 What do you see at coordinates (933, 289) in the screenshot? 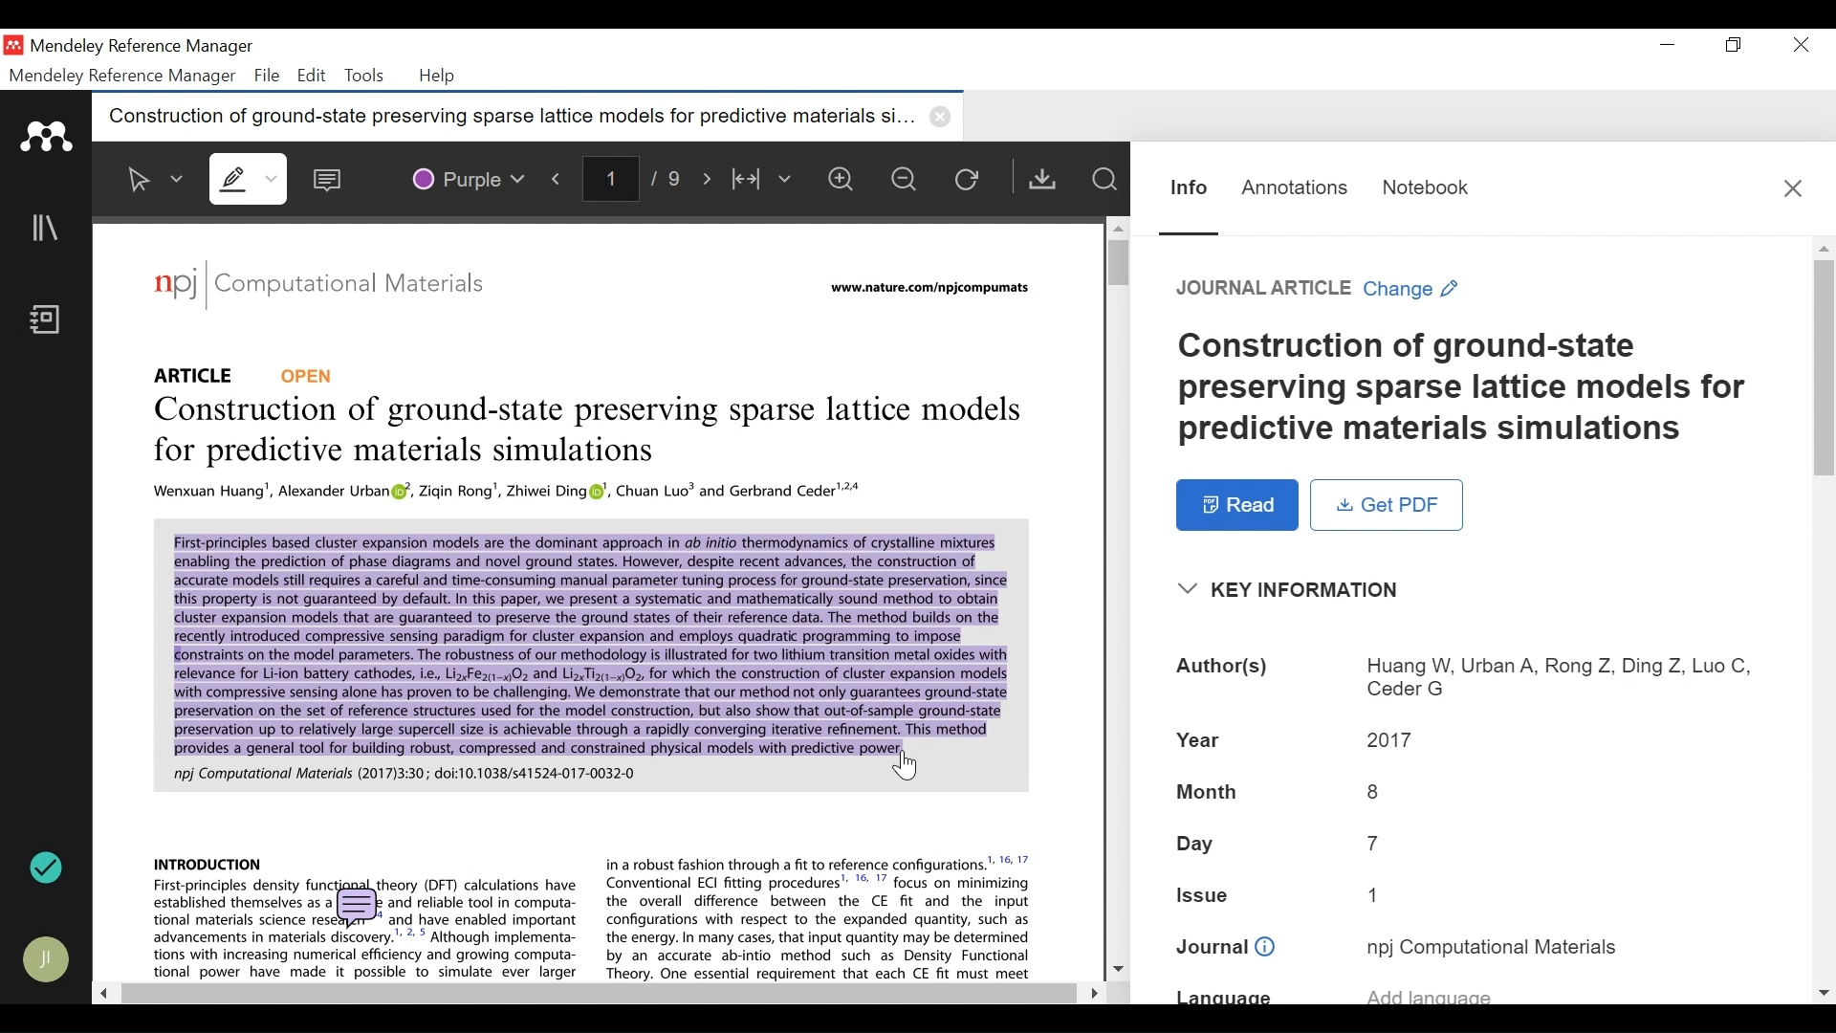
I see `URL` at bounding box center [933, 289].